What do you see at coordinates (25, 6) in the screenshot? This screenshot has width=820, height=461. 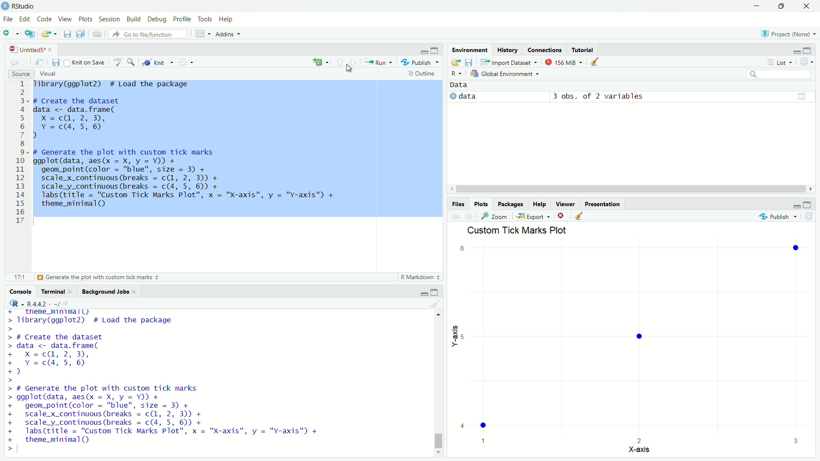 I see `RStudio` at bounding box center [25, 6].